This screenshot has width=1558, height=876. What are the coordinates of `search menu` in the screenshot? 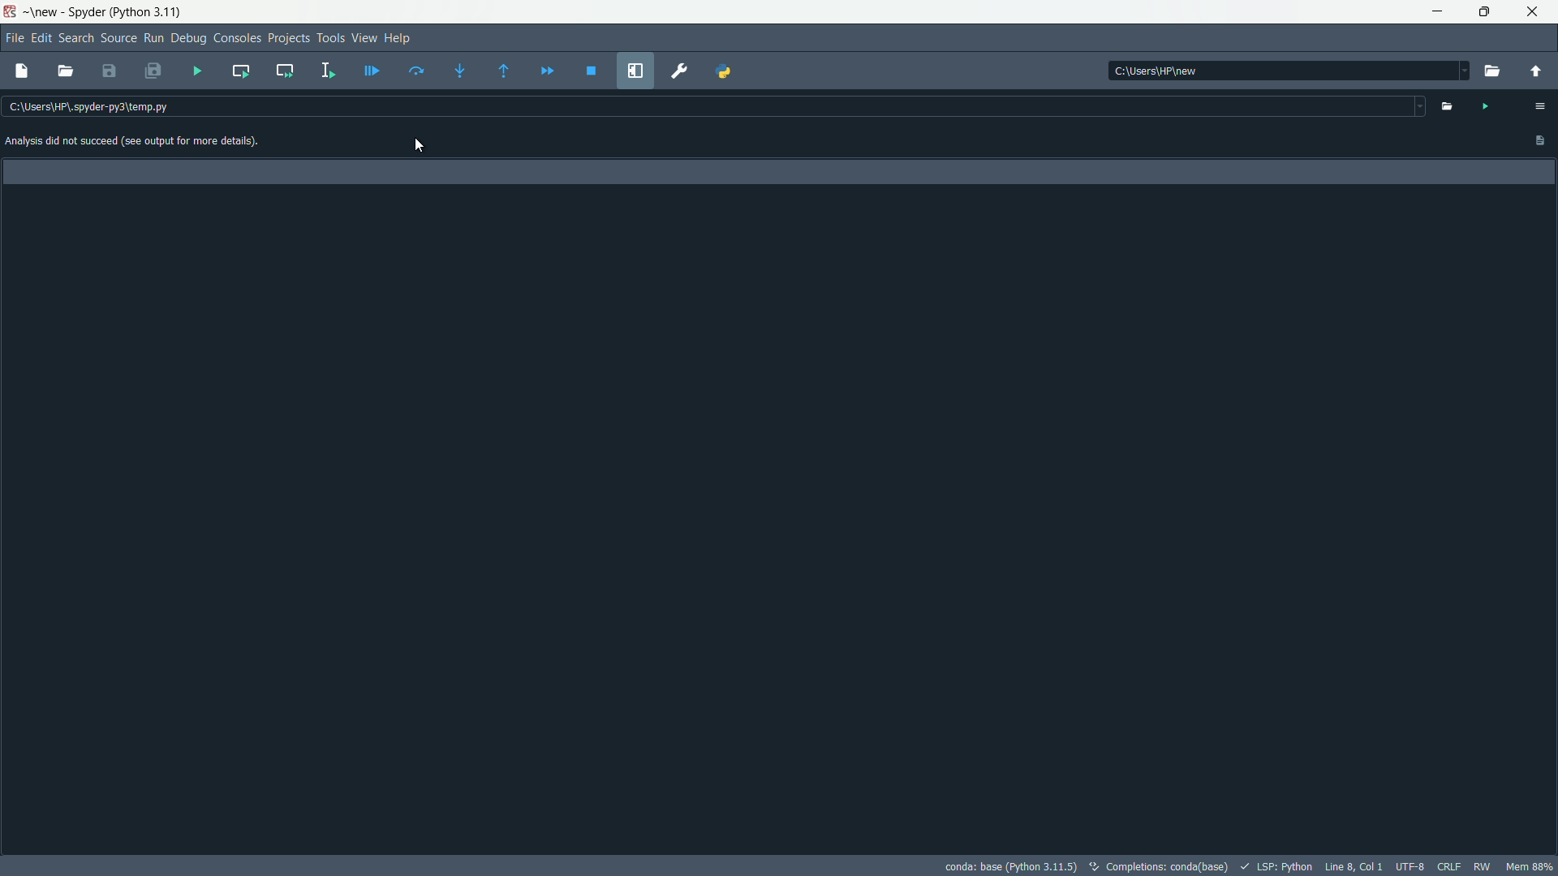 It's located at (74, 39).